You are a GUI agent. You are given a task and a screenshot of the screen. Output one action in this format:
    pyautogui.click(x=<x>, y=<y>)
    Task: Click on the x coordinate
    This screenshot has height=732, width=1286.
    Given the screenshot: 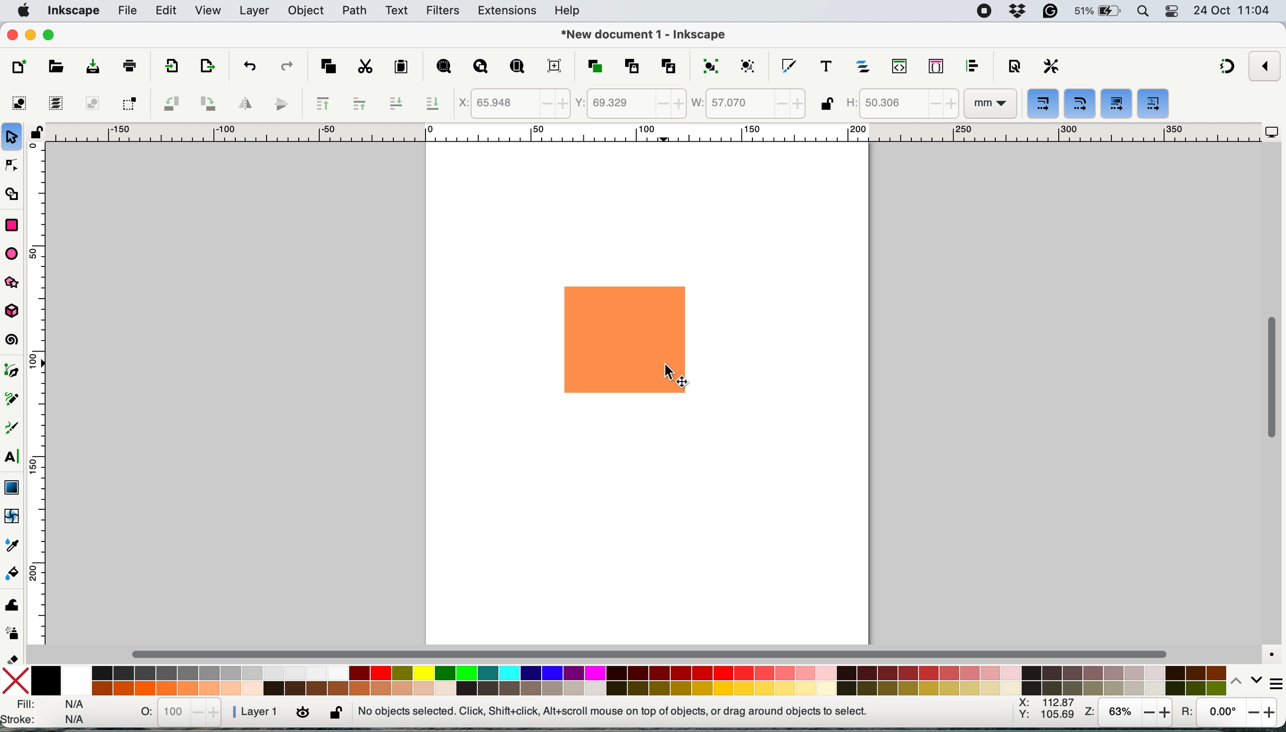 What is the action you would take?
    pyautogui.click(x=511, y=104)
    